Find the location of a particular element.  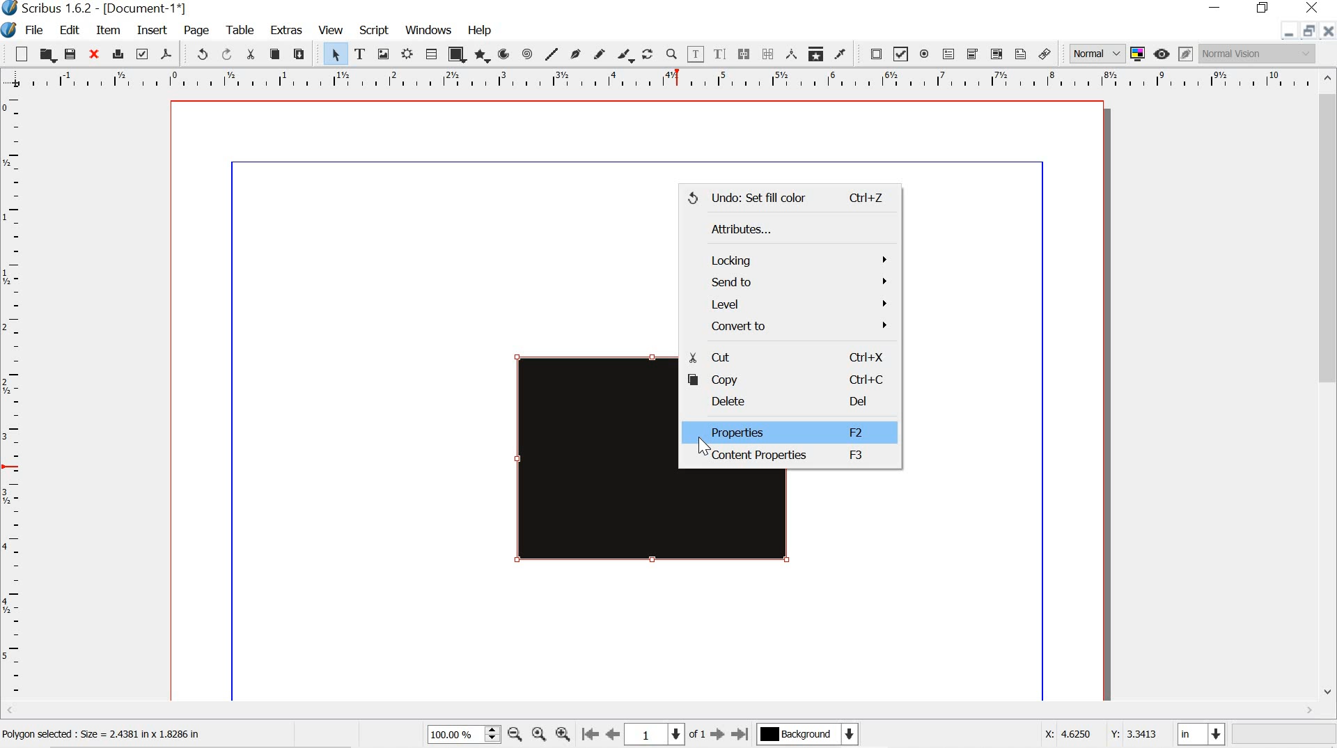

attributes... is located at coordinates (774, 226).